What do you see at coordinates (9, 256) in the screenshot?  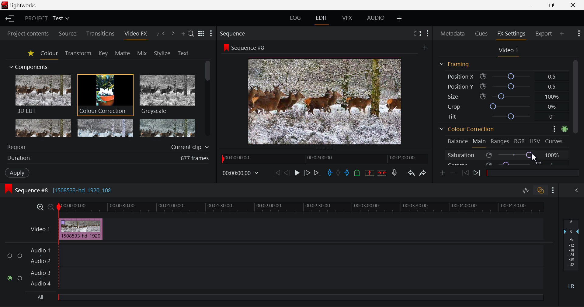 I see `Audio Input Checkbox` at bounding box center [9, 256].